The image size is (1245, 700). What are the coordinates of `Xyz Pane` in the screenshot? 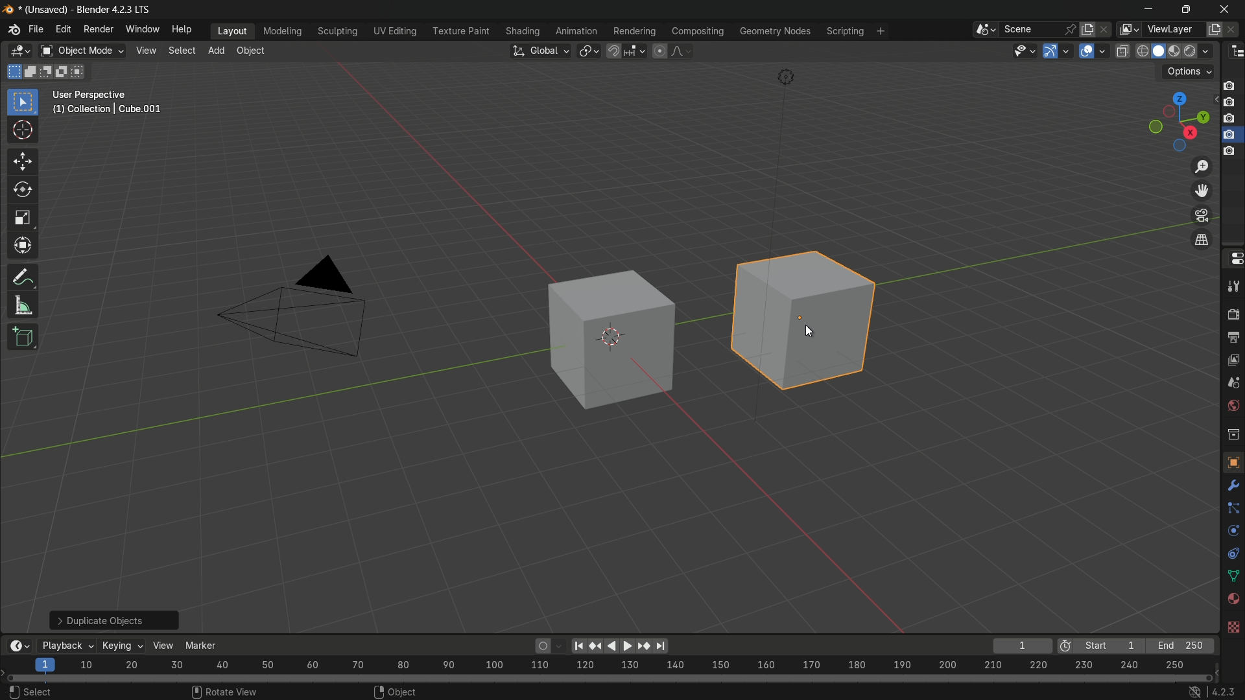 It's located at (238, 690).